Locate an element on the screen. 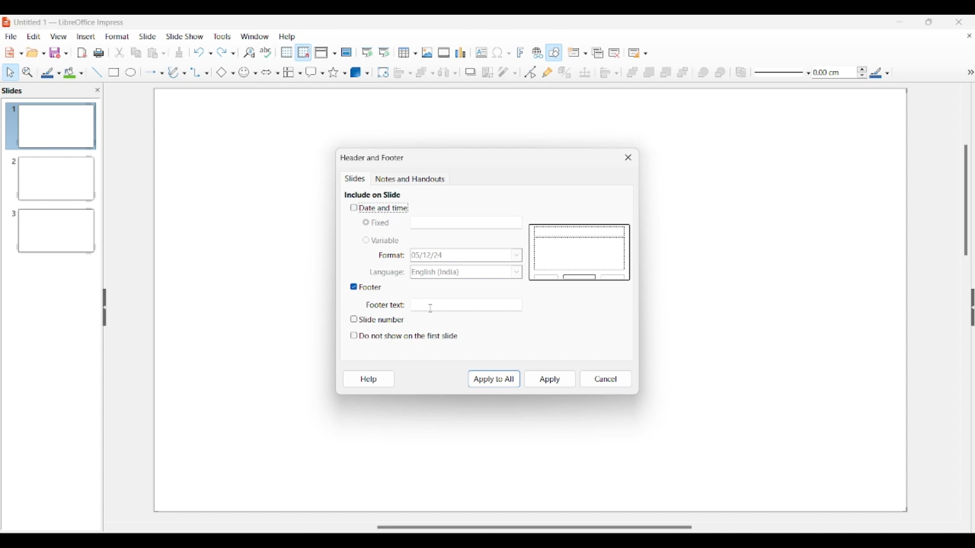  Master slide is located at coordinates (346, 52).